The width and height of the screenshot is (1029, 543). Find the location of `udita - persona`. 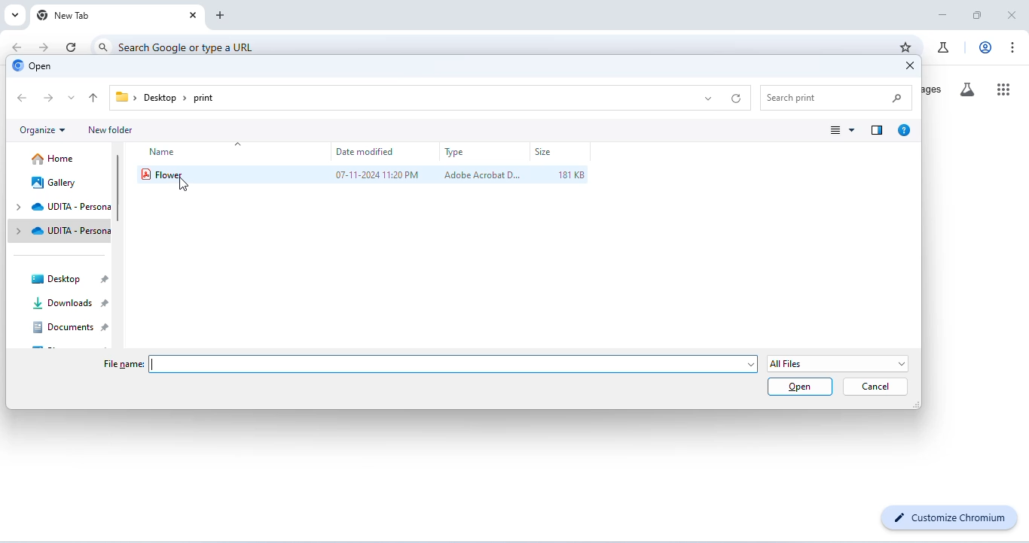

udita - persona is located at coordinates (71, 230).